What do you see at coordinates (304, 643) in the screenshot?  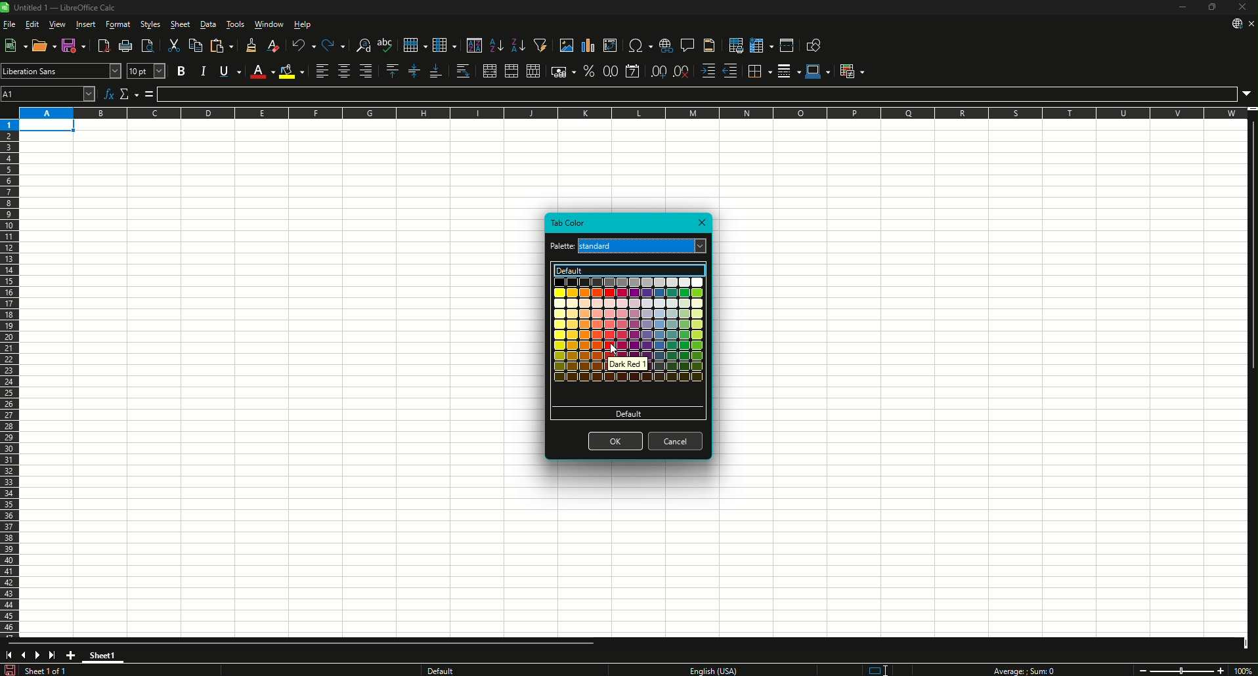 I see `Horizontal slide bar` at bounding box center [304, 643].